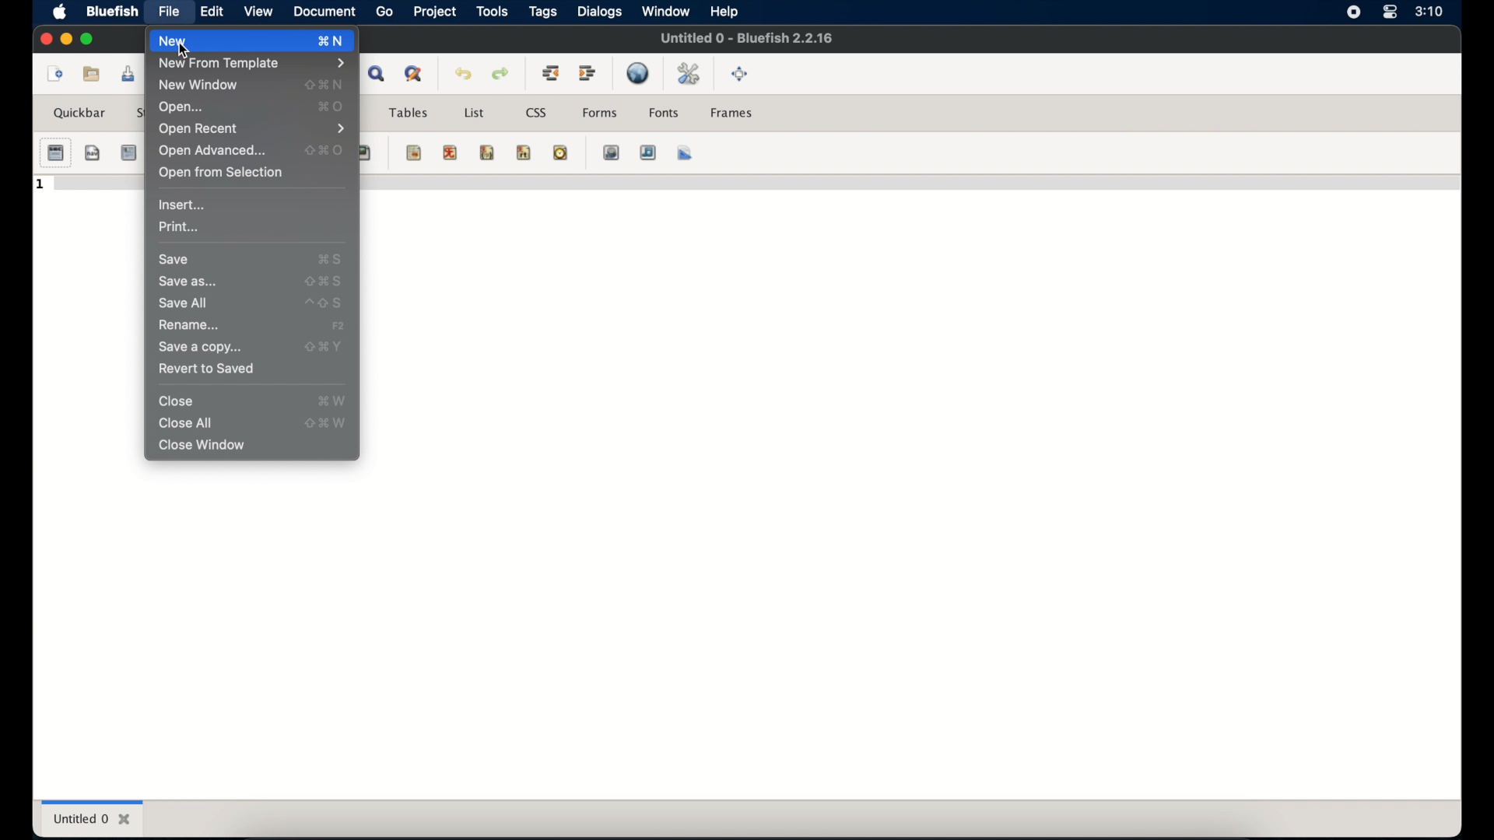  Describe the element at coordinates (331, 107) in the screenshot. I see `open shortcut` at that location.